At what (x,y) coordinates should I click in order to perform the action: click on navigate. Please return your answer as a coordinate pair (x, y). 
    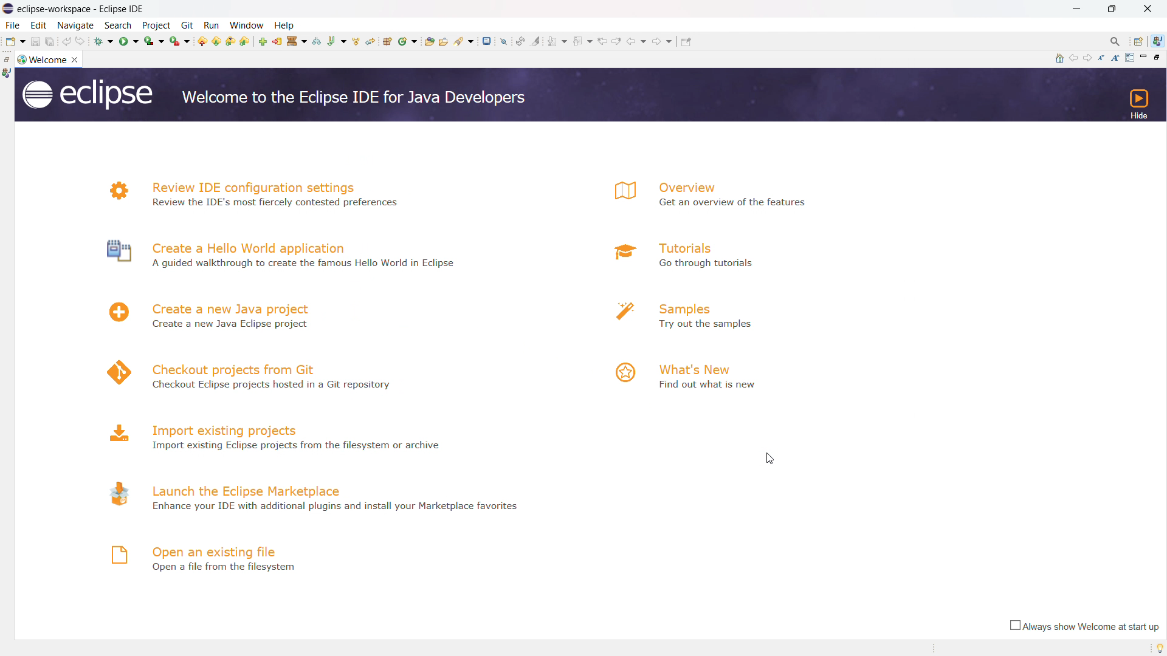
    Looking at the image, I should click on (76, 26).